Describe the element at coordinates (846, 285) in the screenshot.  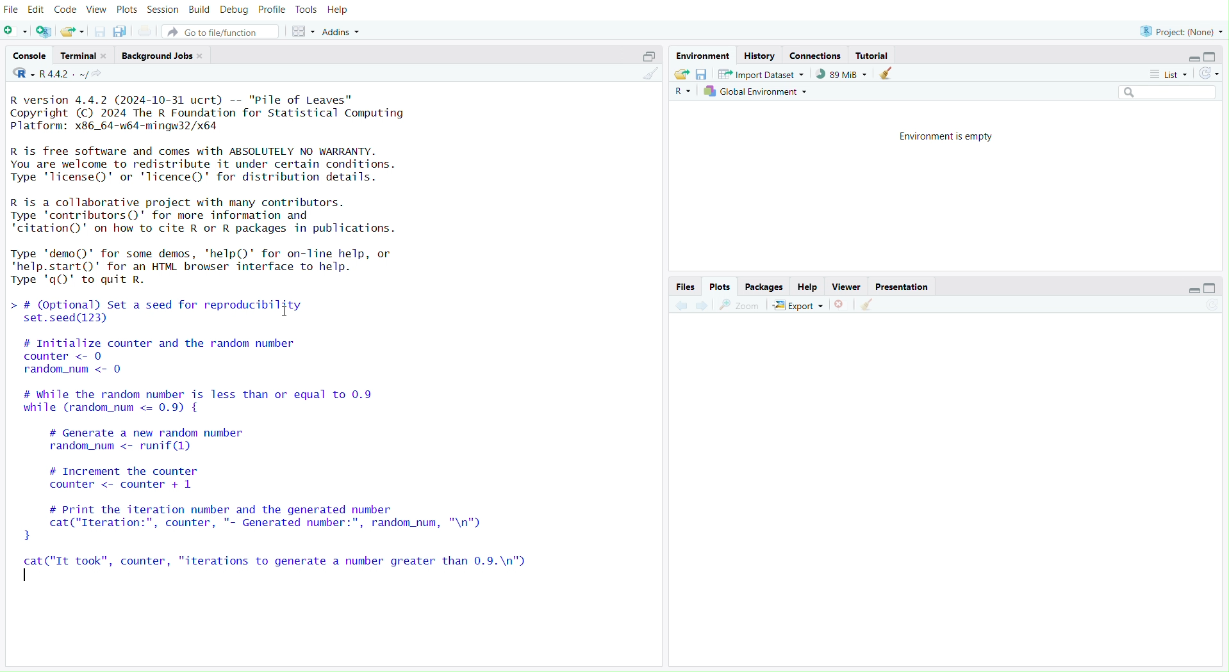
I see `Viewer` at that location.